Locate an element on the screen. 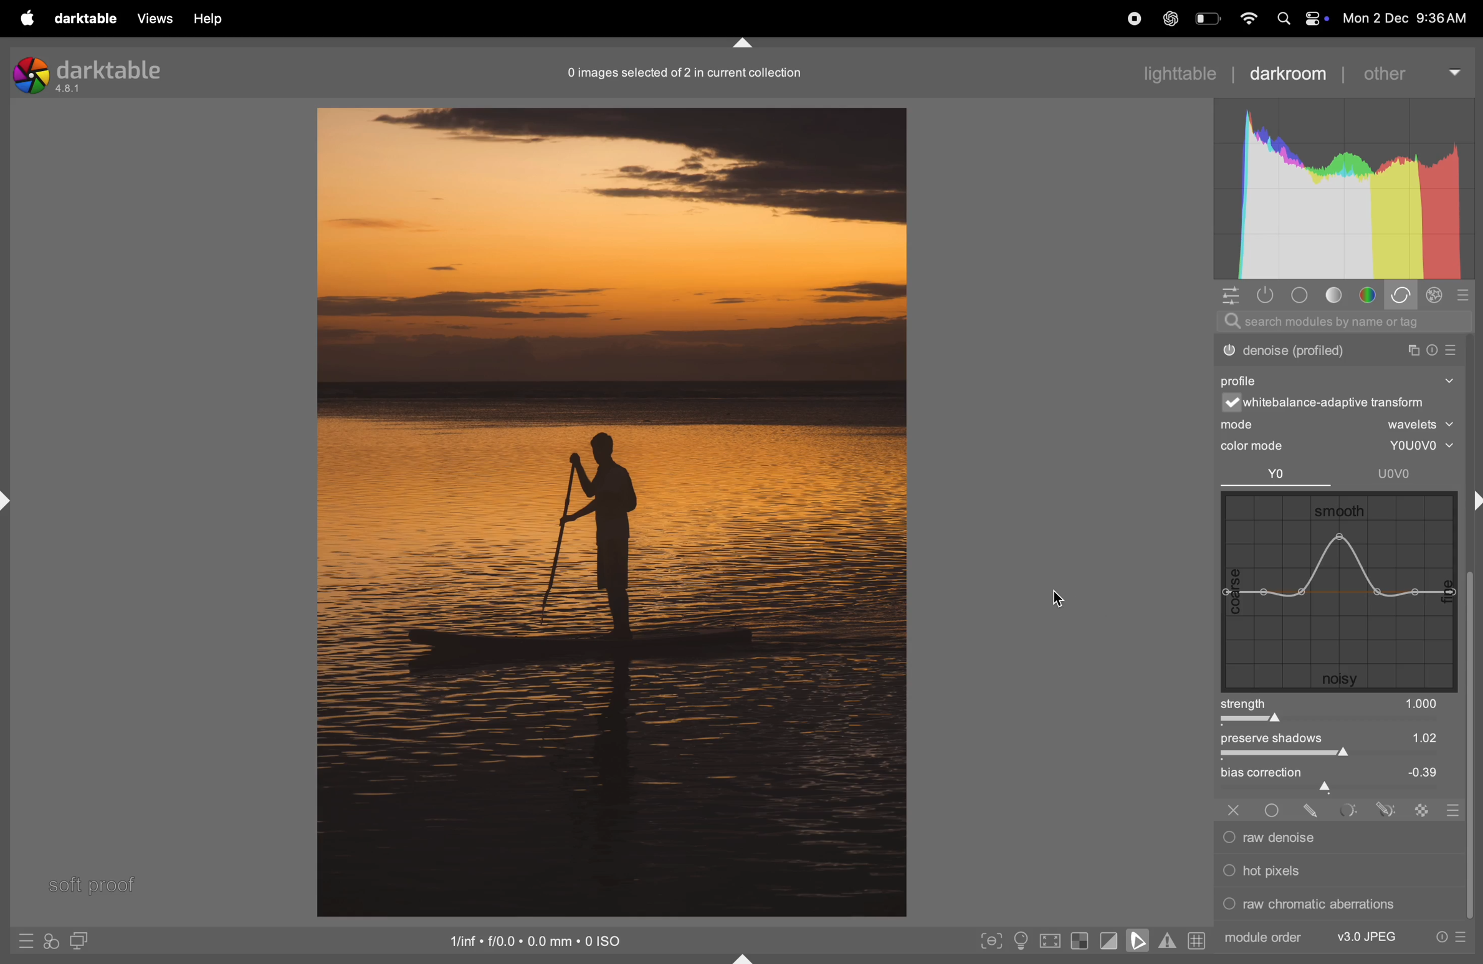 Image resolution: width=1483 pixels, height=964 pixels. 1000 is located at coordinates (1422, 704).